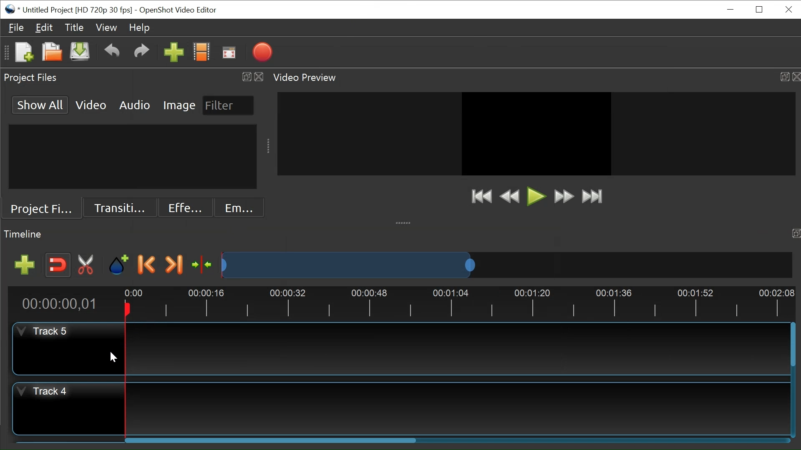 This screenshot has width=801, height=450. What do you see at coordinates (41, 210) in the screenshot?
I see `Project Files` at bounding box center [41, 210].